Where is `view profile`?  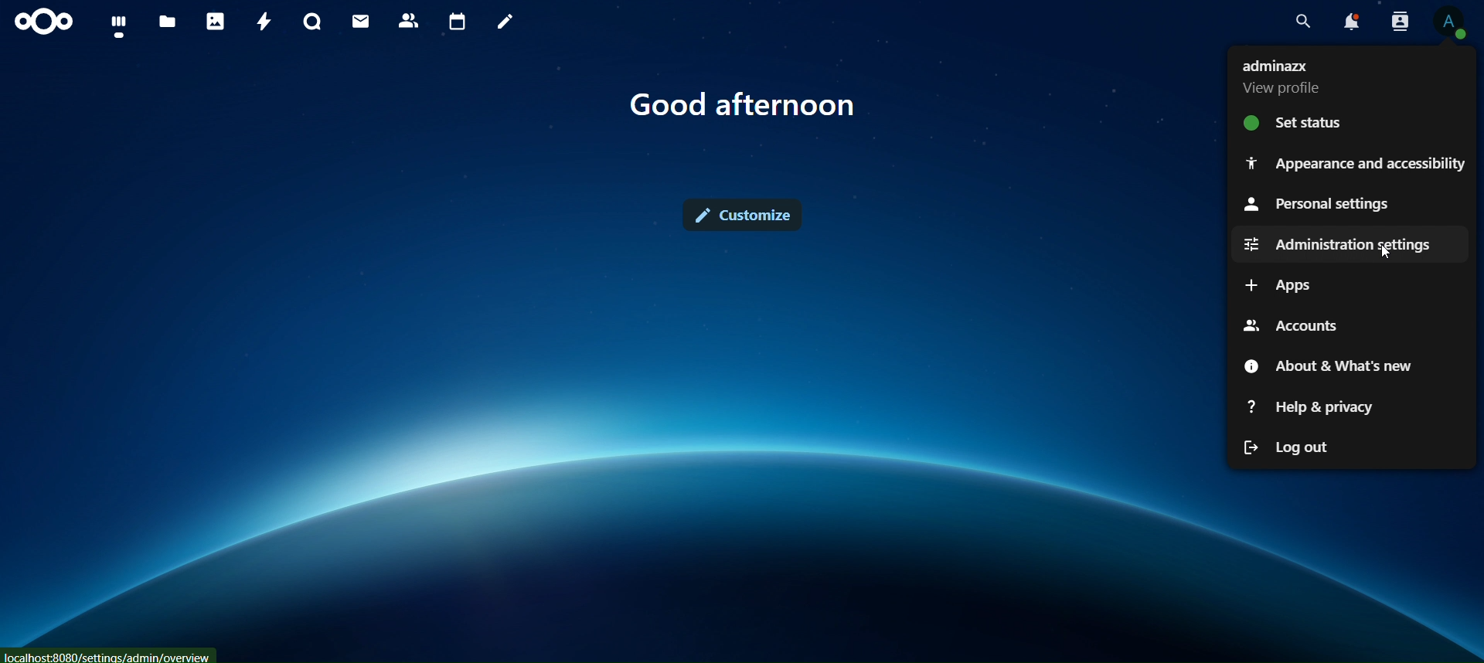
view profile is located at coordinates (1448, 24).